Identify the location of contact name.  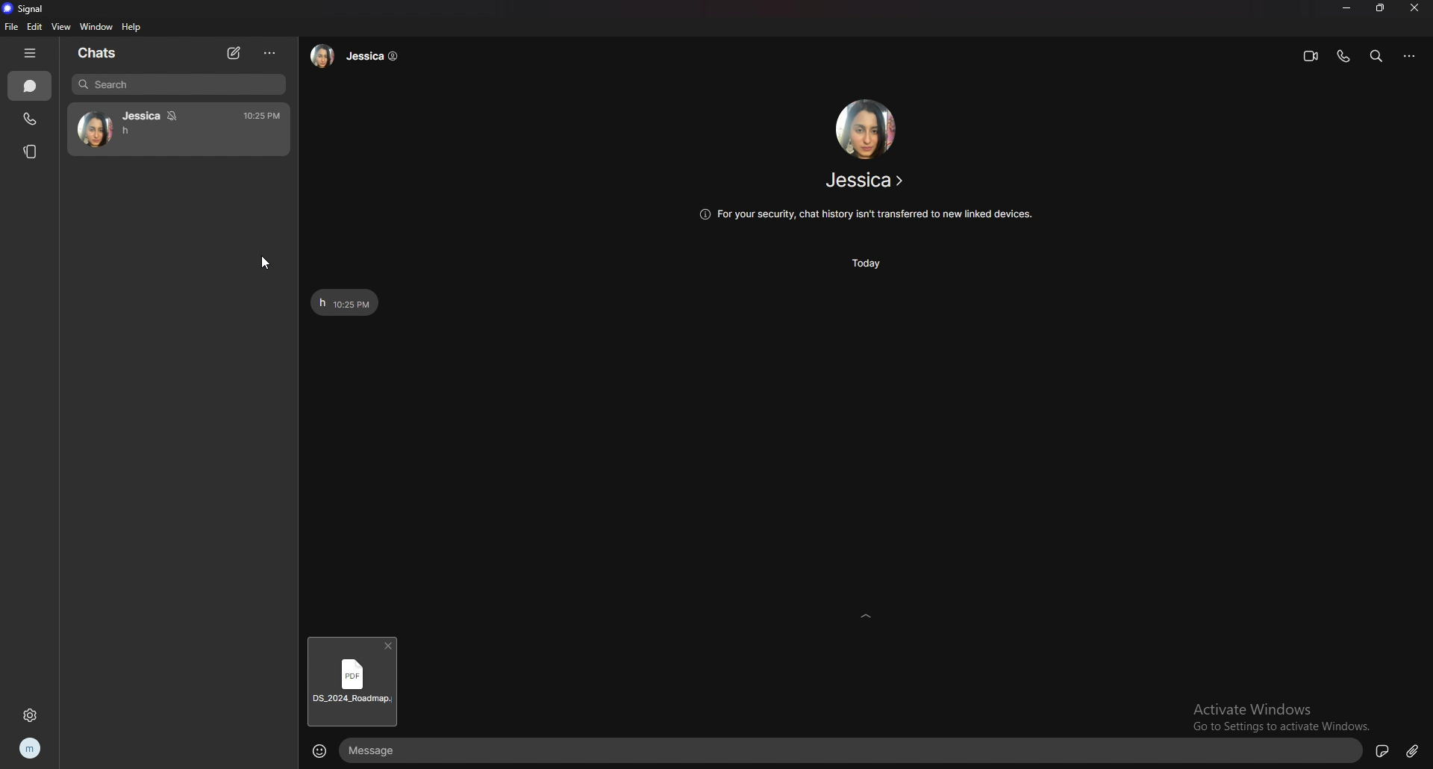
(867, 180).